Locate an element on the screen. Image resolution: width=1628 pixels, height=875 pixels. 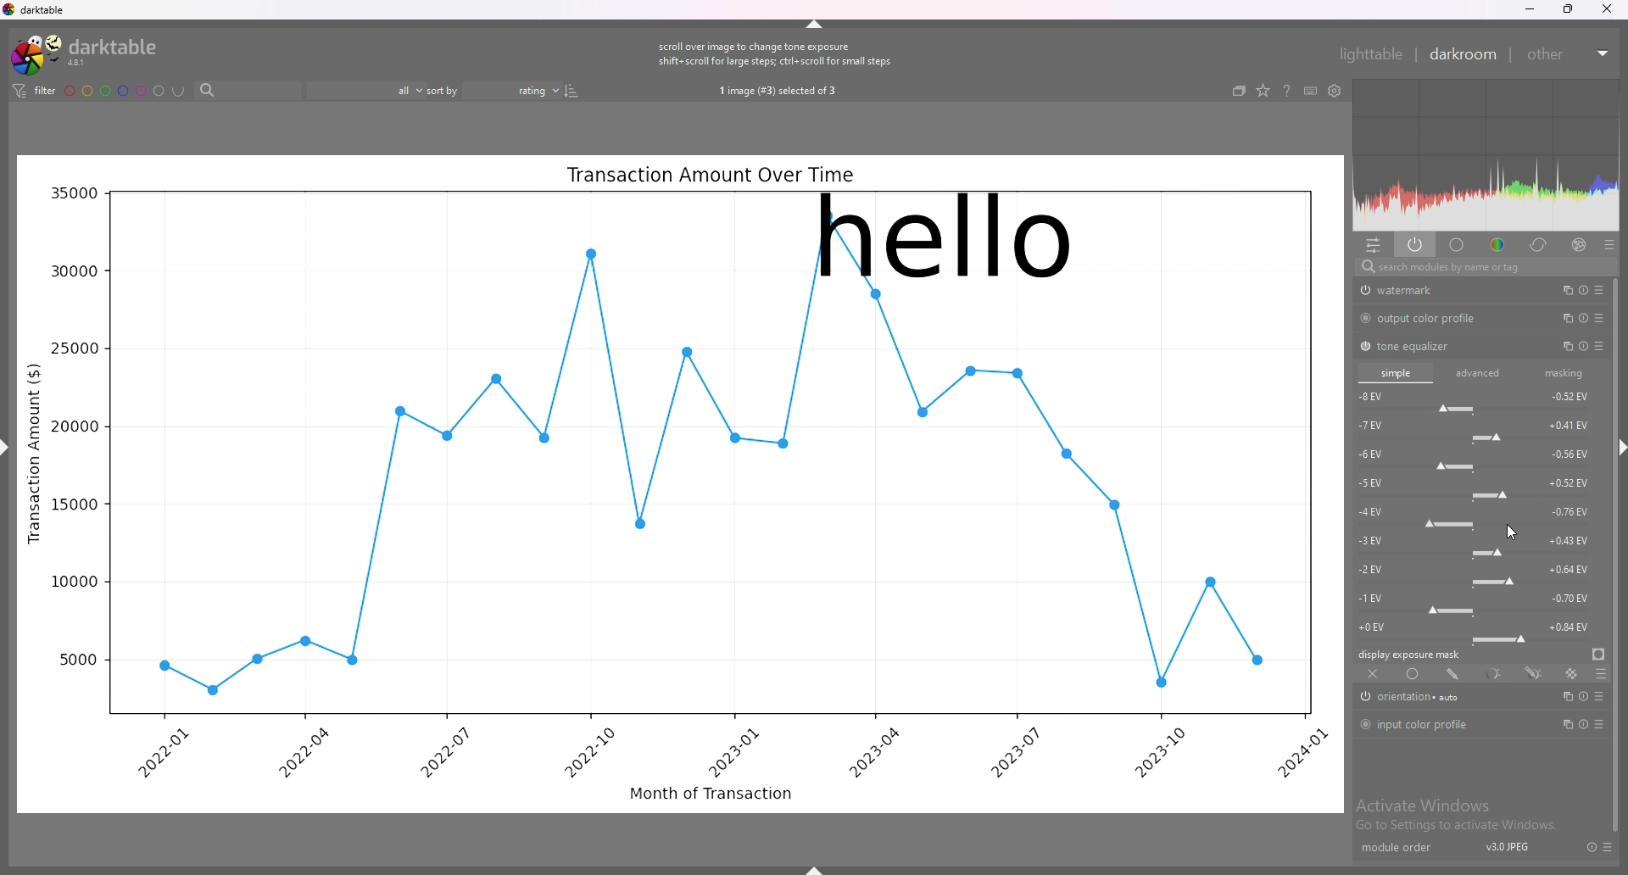
darktable logo is located at coordinates (91, 53).